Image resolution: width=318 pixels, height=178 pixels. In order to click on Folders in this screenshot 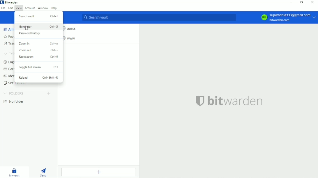, I will do `click(15, 93)`.